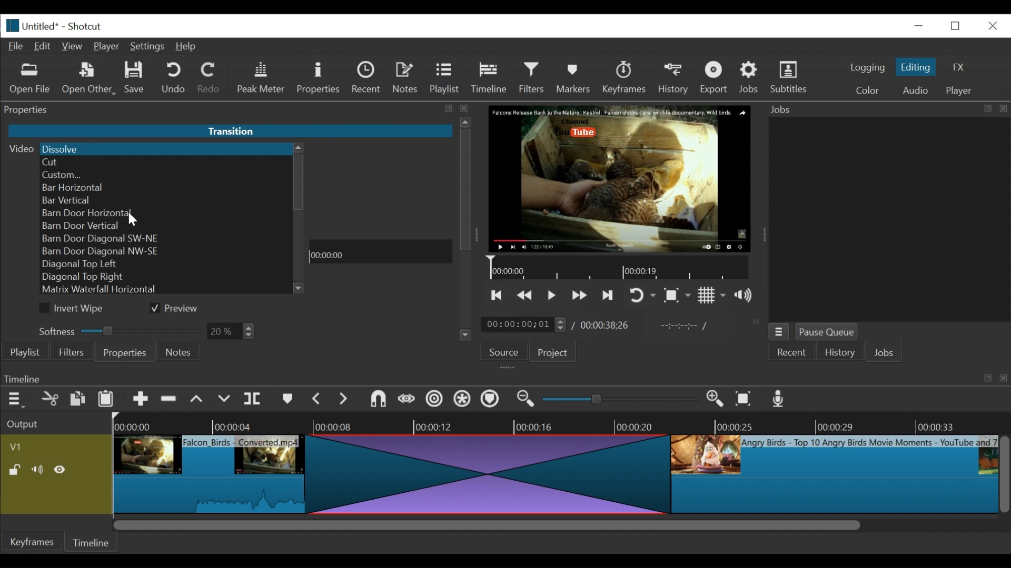 The height and width of the screenshot is (568, 1011). I want to click on Filters, so click(534, 78).